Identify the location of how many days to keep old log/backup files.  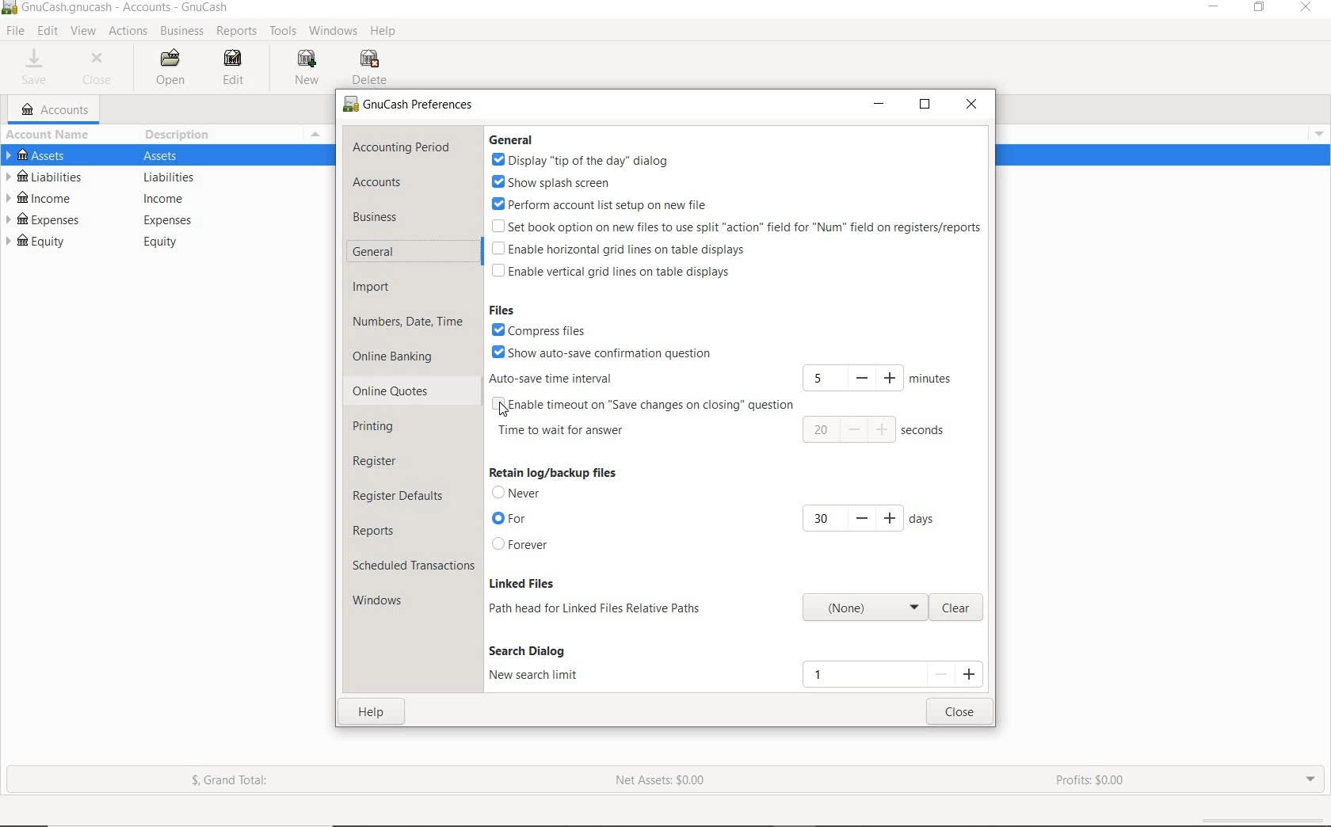
(865, 518).